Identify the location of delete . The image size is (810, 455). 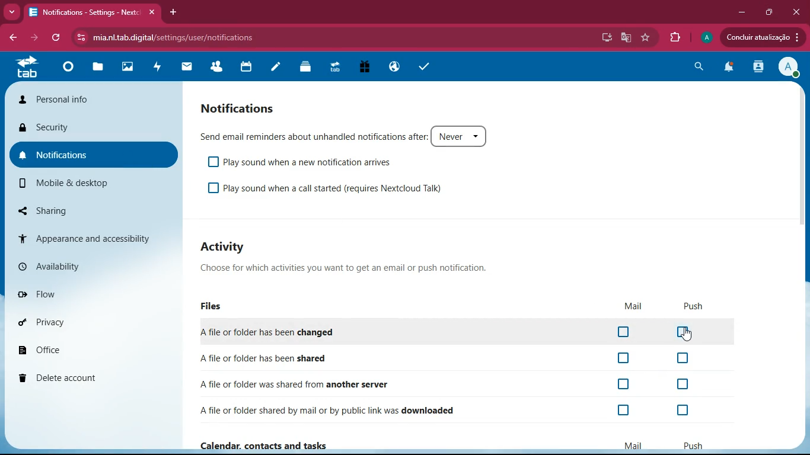
(87, 375).